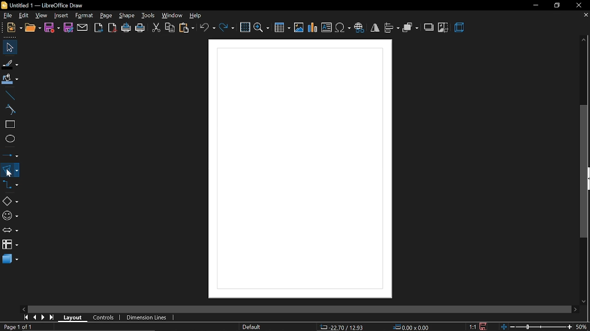 This screenshot has height=331, width=590. Describe the element at coordinates (11, 187) in the screenshot. I see `connectors` at that location.